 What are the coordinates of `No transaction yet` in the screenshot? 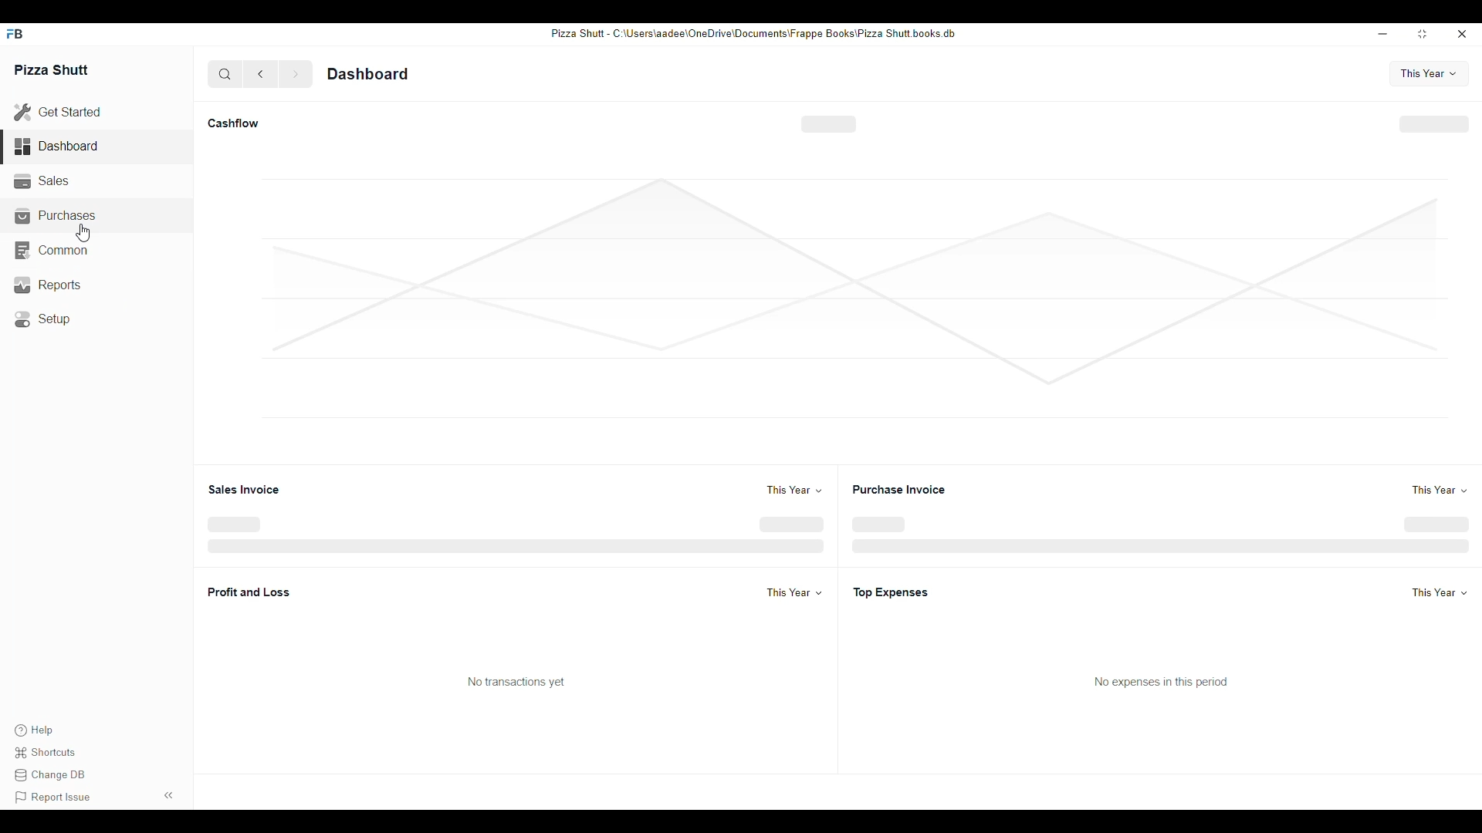 It's located at (518, 682).